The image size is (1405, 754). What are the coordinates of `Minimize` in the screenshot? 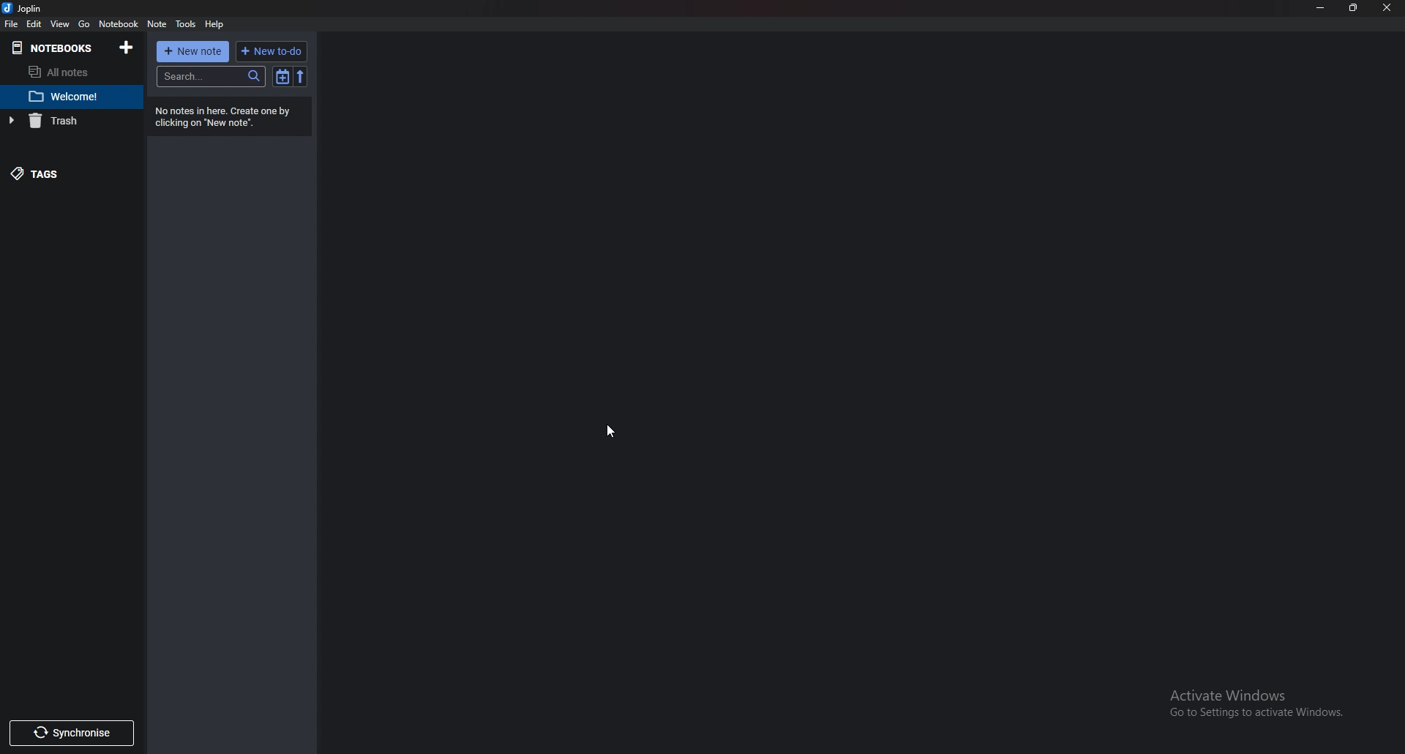 It's located at (1321, 8).